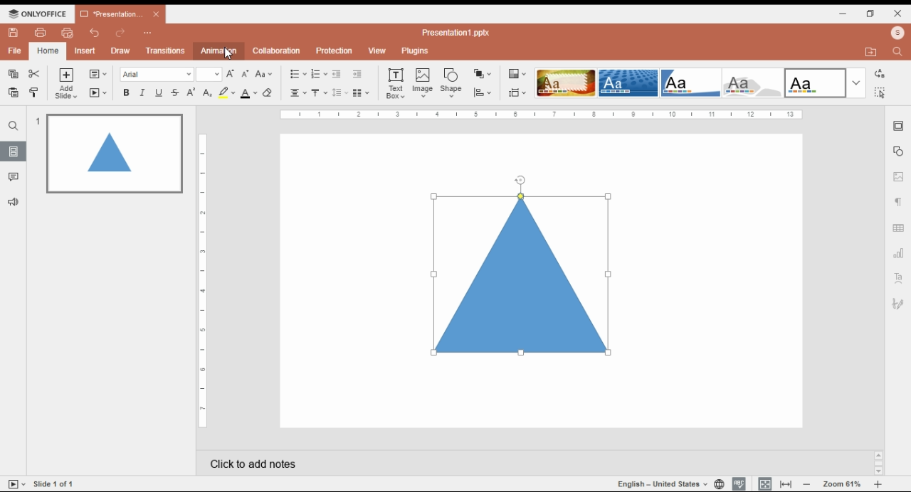 This screenshot has height=492, width=911. I want to click on font color, so click(249, 94).